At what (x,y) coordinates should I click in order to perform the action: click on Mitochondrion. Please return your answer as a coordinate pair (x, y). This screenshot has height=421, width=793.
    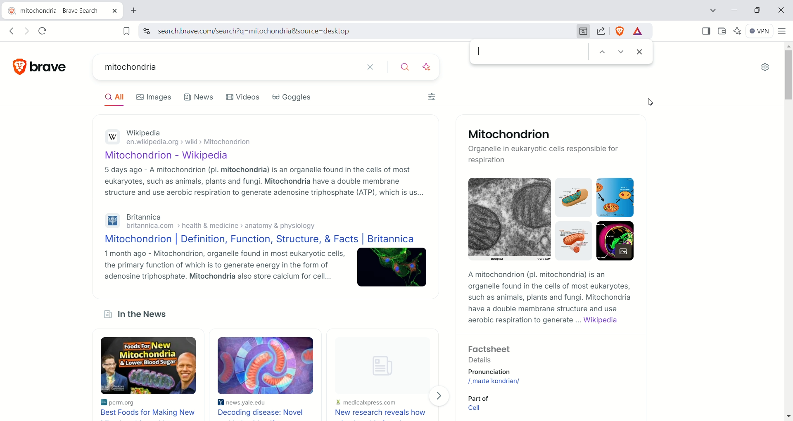
    Looking at the image, I should click on (537, 134).